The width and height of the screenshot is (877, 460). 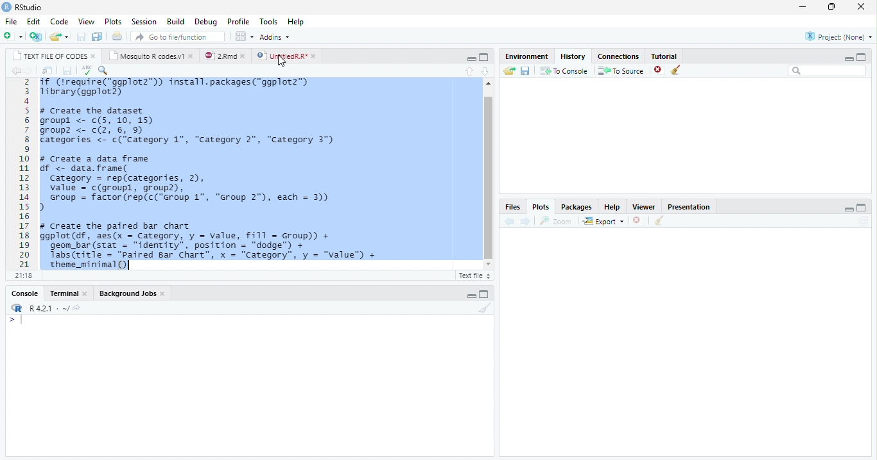 What do you see at coordinates (678, 71) in the screenshot?
I see `clean` at bounding box center [678, 71].